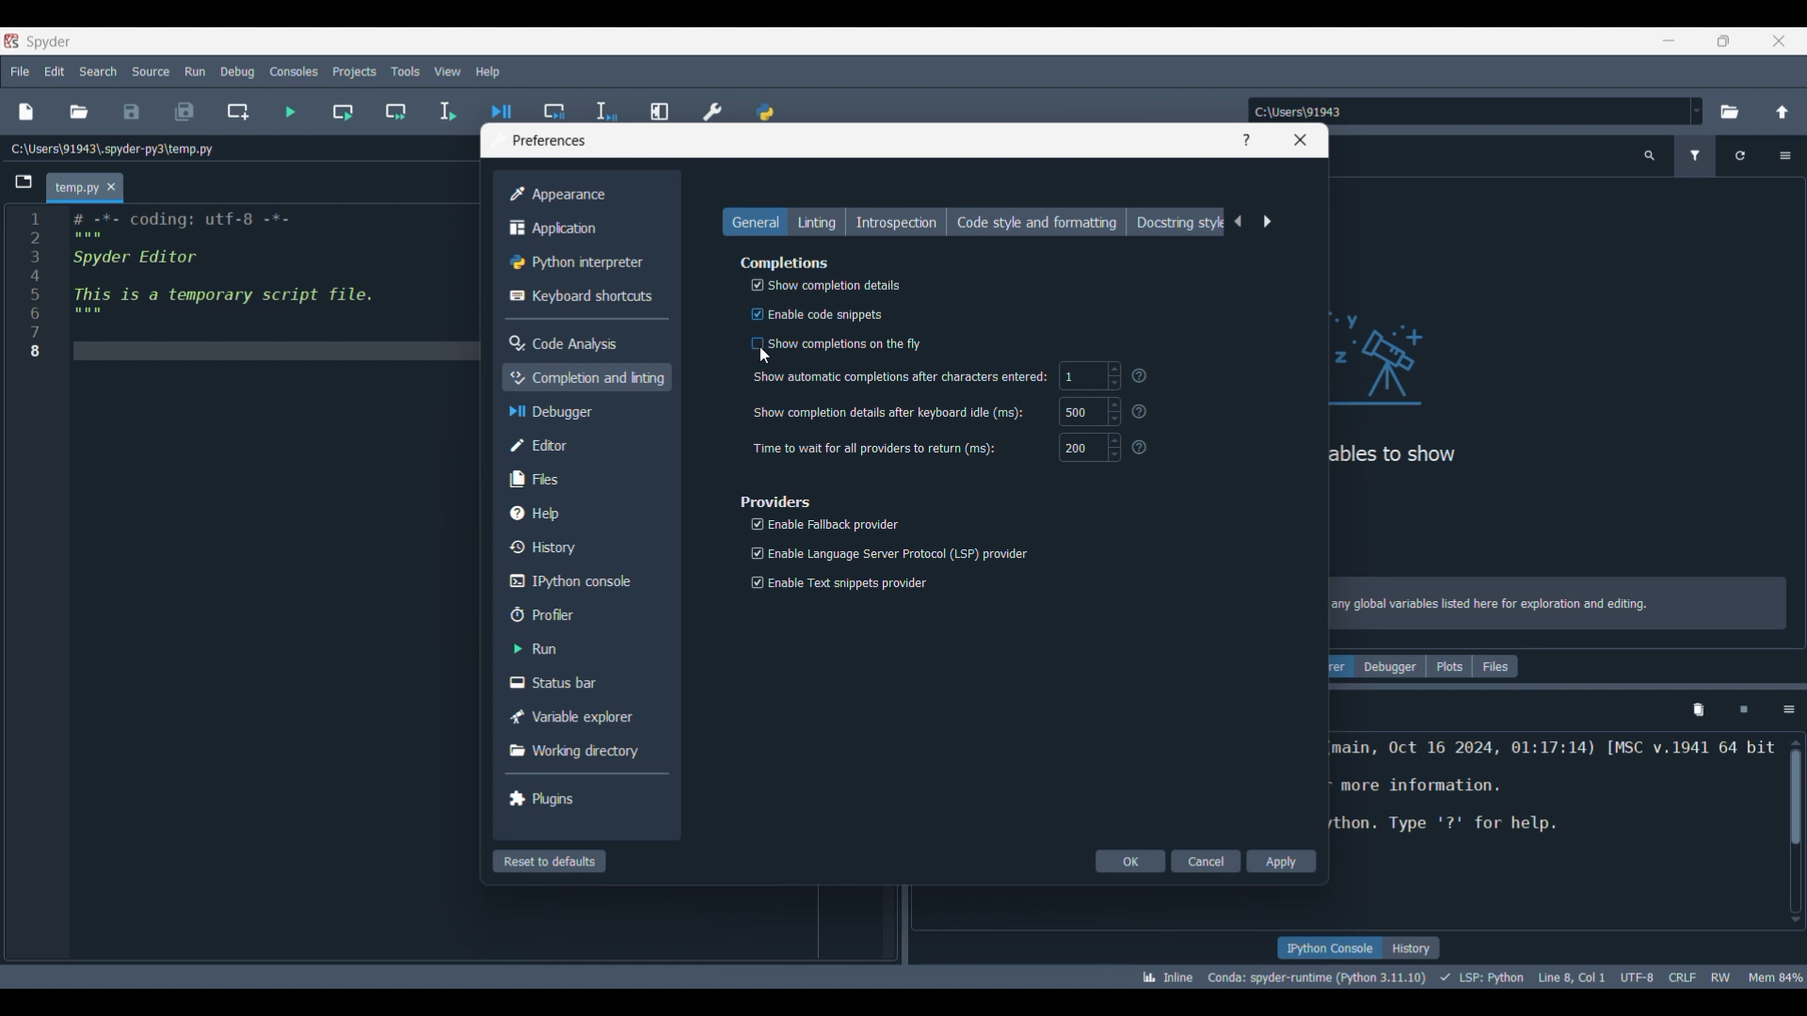  What do you see at coordinates (1206, 861) in the screenshot?
I see `Cancel` at bounding box center [1206, 861].